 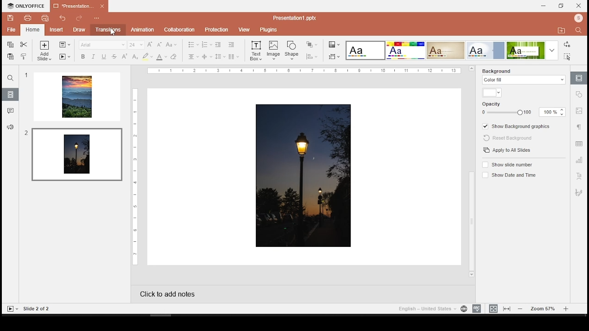 I want to click on bold, so click(x=83, y=57).